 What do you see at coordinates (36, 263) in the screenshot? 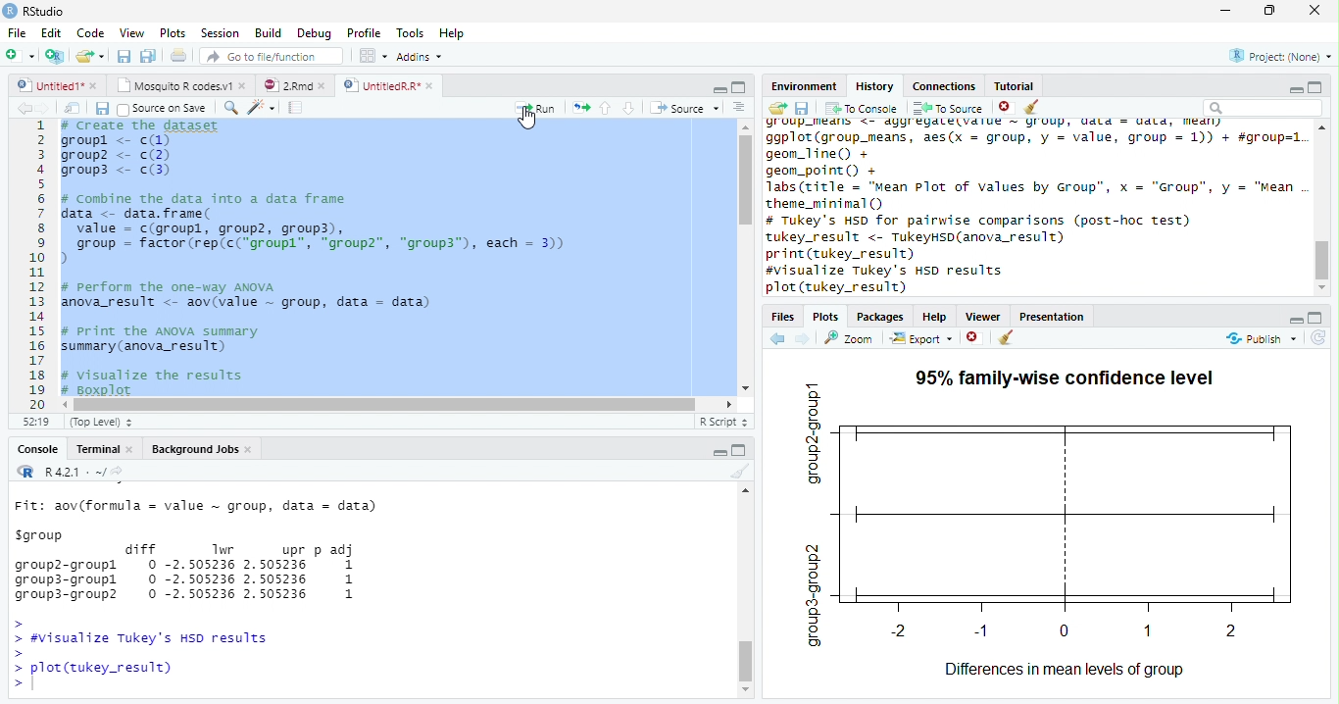
I see `1` at bounding box center [36, 263].